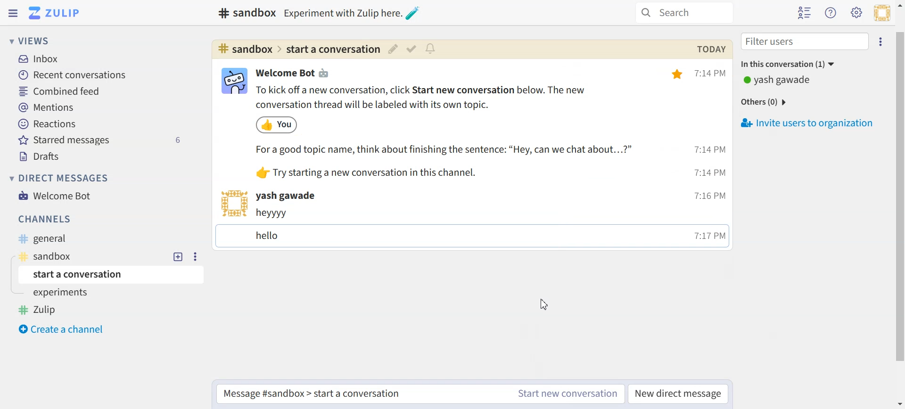 This screenshot has width=905, height=409. I want to click on Recent conversation, so click(72, 75).